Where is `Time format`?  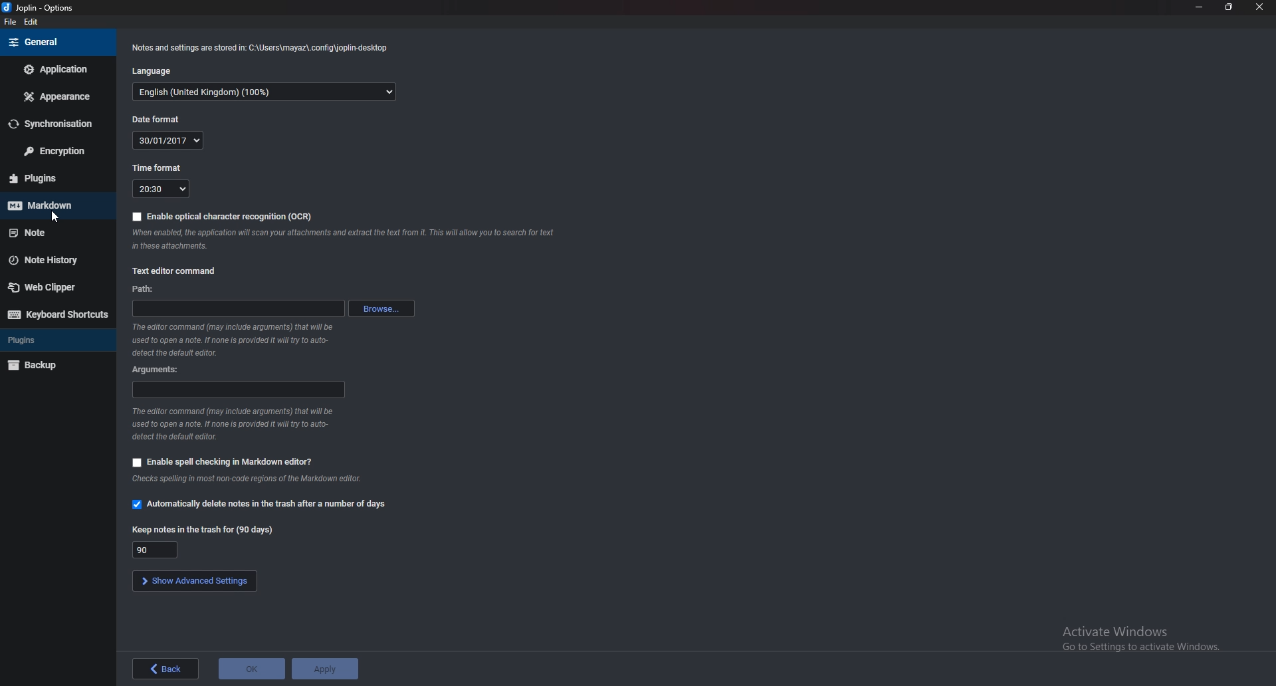
Time format is located at coordinates (162, 189).